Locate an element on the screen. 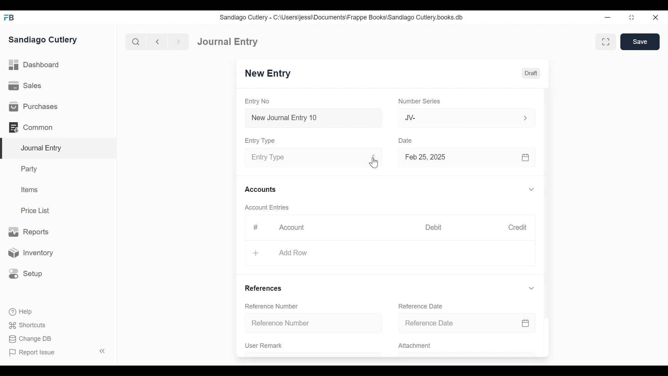 This screenshot has height=376, width=668. Restore is located at coordinates (631, 18).